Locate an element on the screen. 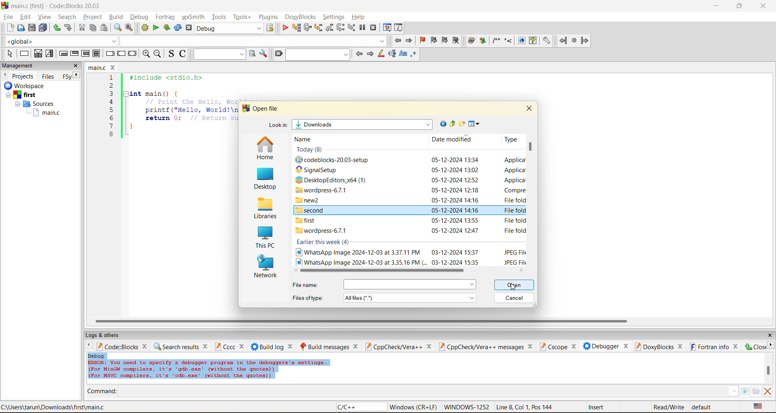 The height and width of the screenshot is (413, 776). global is located at coordinates (60, 41).